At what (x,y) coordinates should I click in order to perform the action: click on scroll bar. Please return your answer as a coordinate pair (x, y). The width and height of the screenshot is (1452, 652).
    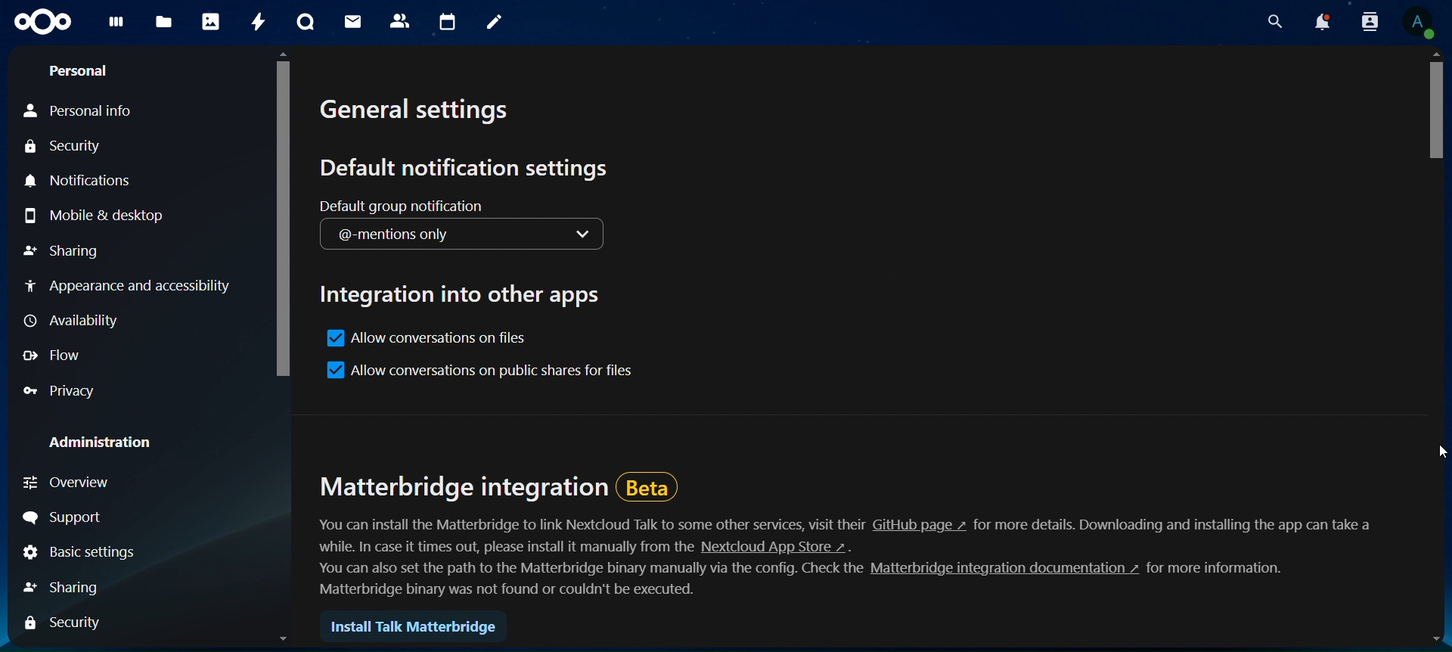
    Looking at the image, I should click on (1436, 352).